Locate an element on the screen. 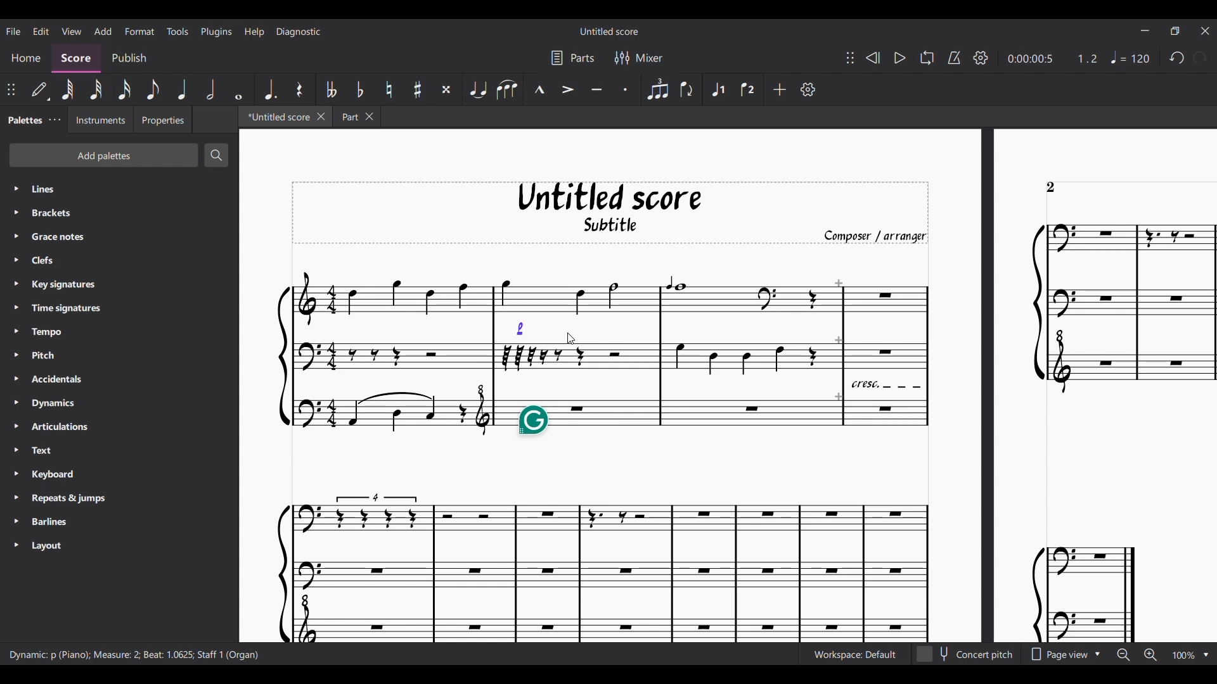 This screenshot has height=684, width=1217. Score title, sub-title, and composer name is located at coordinates (610, 213).